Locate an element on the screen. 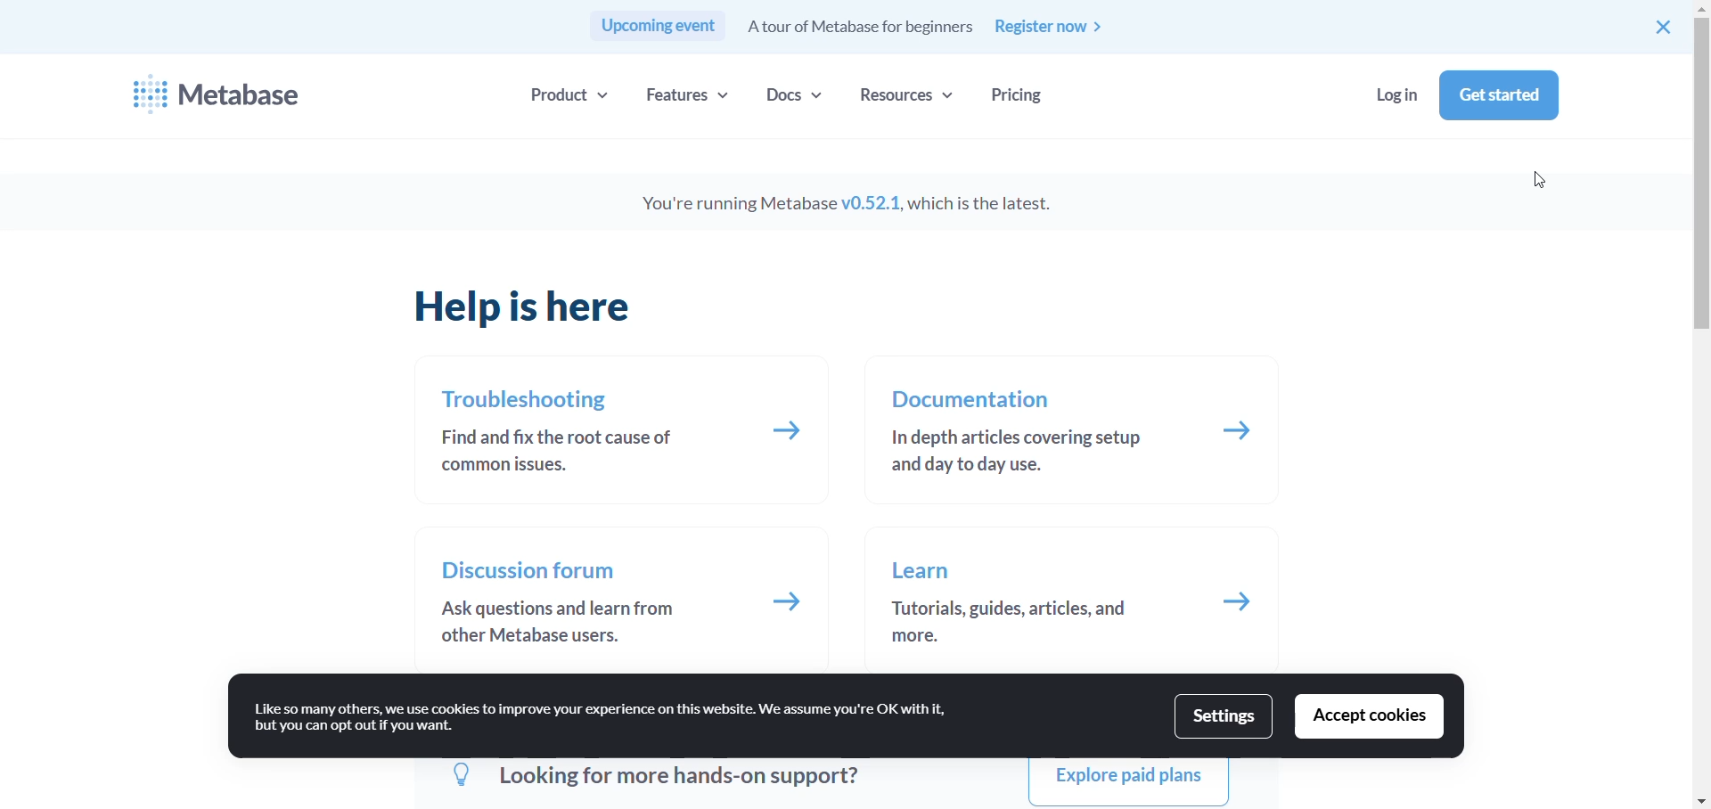 The height and width of the screenshot is (809, 1711). looking for more hands-on support is located at coordinates (651, 779).